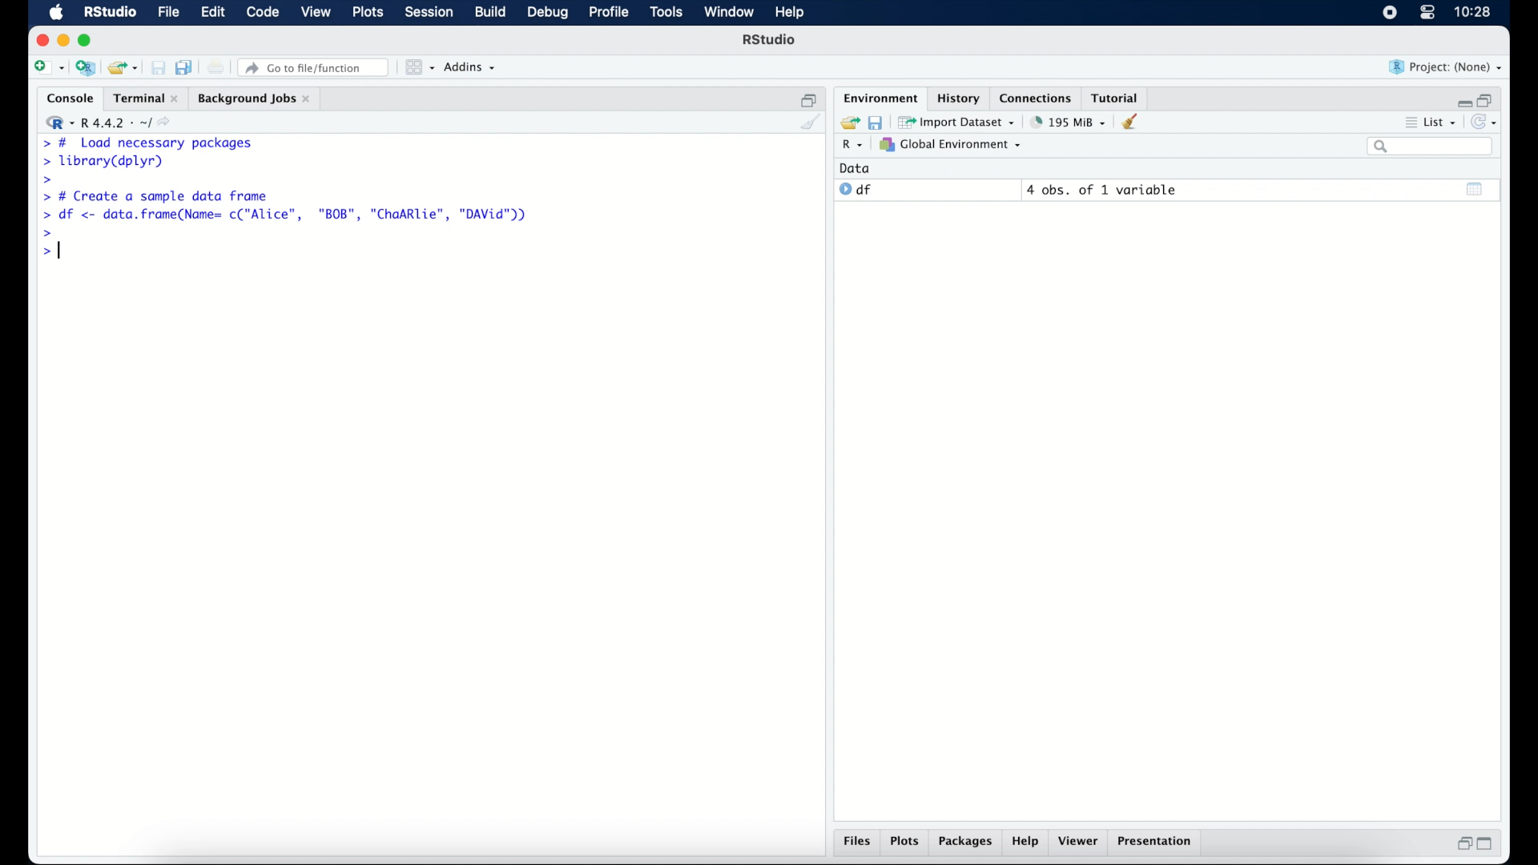  I want to click on packages, so click(966, 843).